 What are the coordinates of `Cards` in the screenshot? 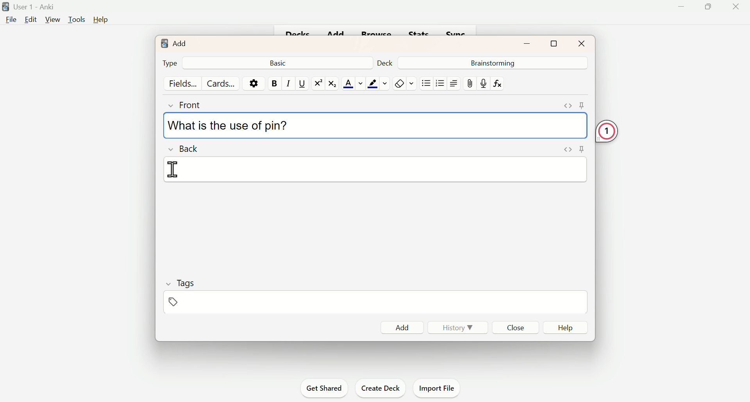 It's located at (221, 83).